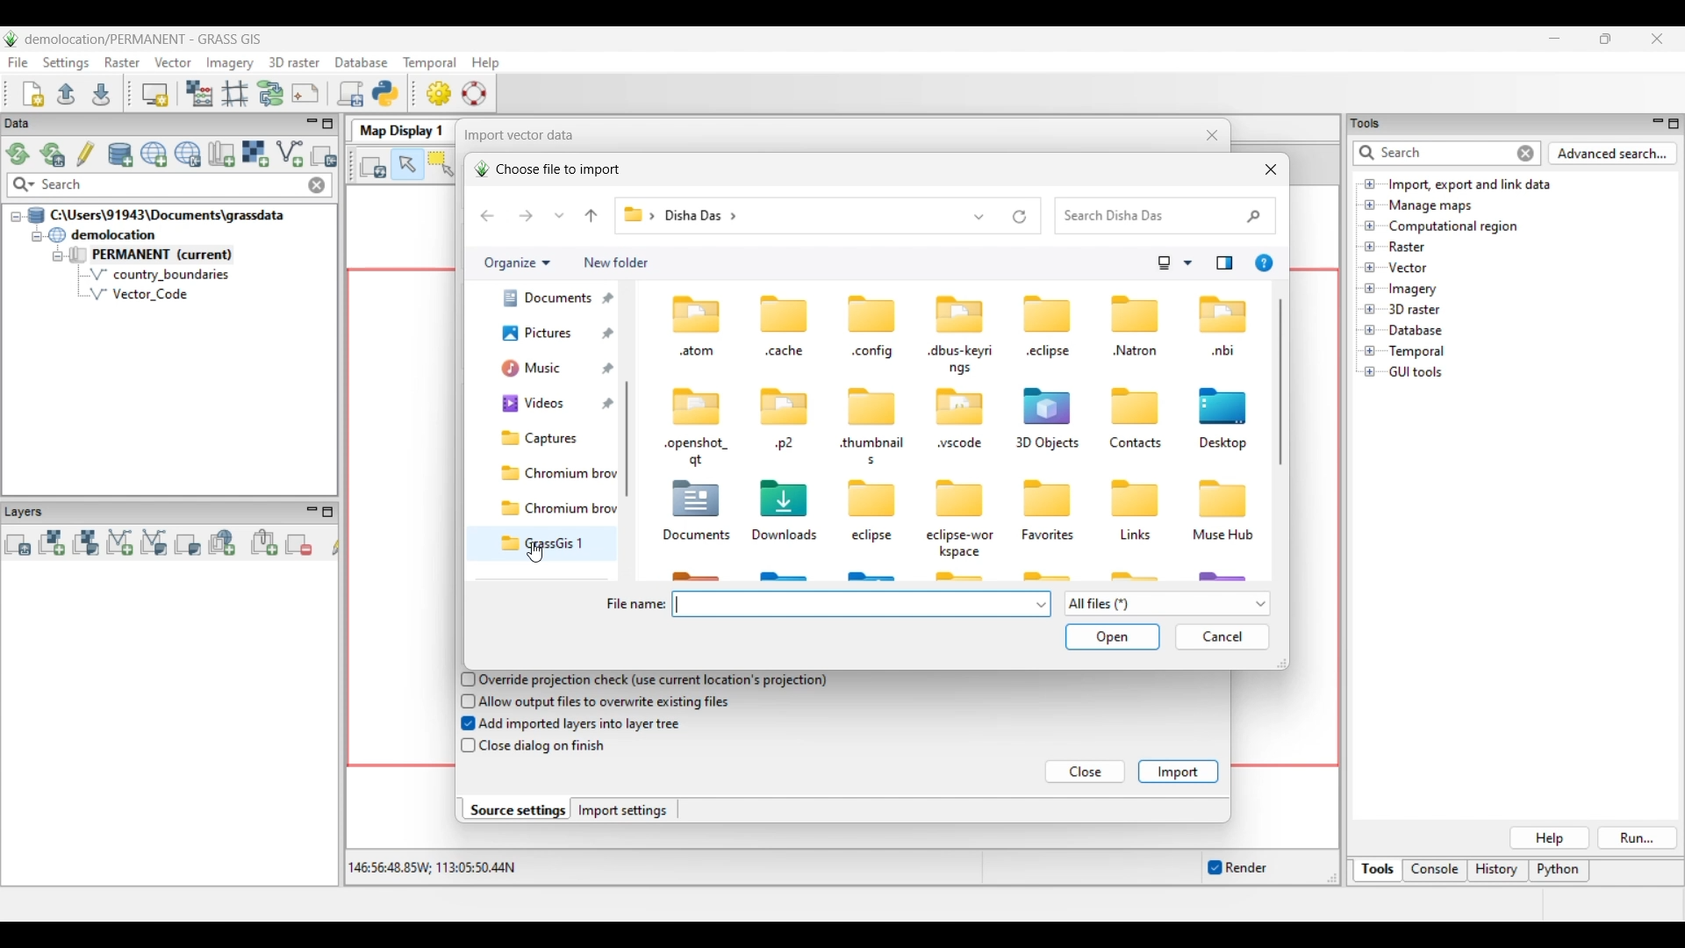 The height and width of the screenshot is (948, 1685). Describe the element at coordinates (1042, 605) in the screenshot. I see `File name options` at that location.